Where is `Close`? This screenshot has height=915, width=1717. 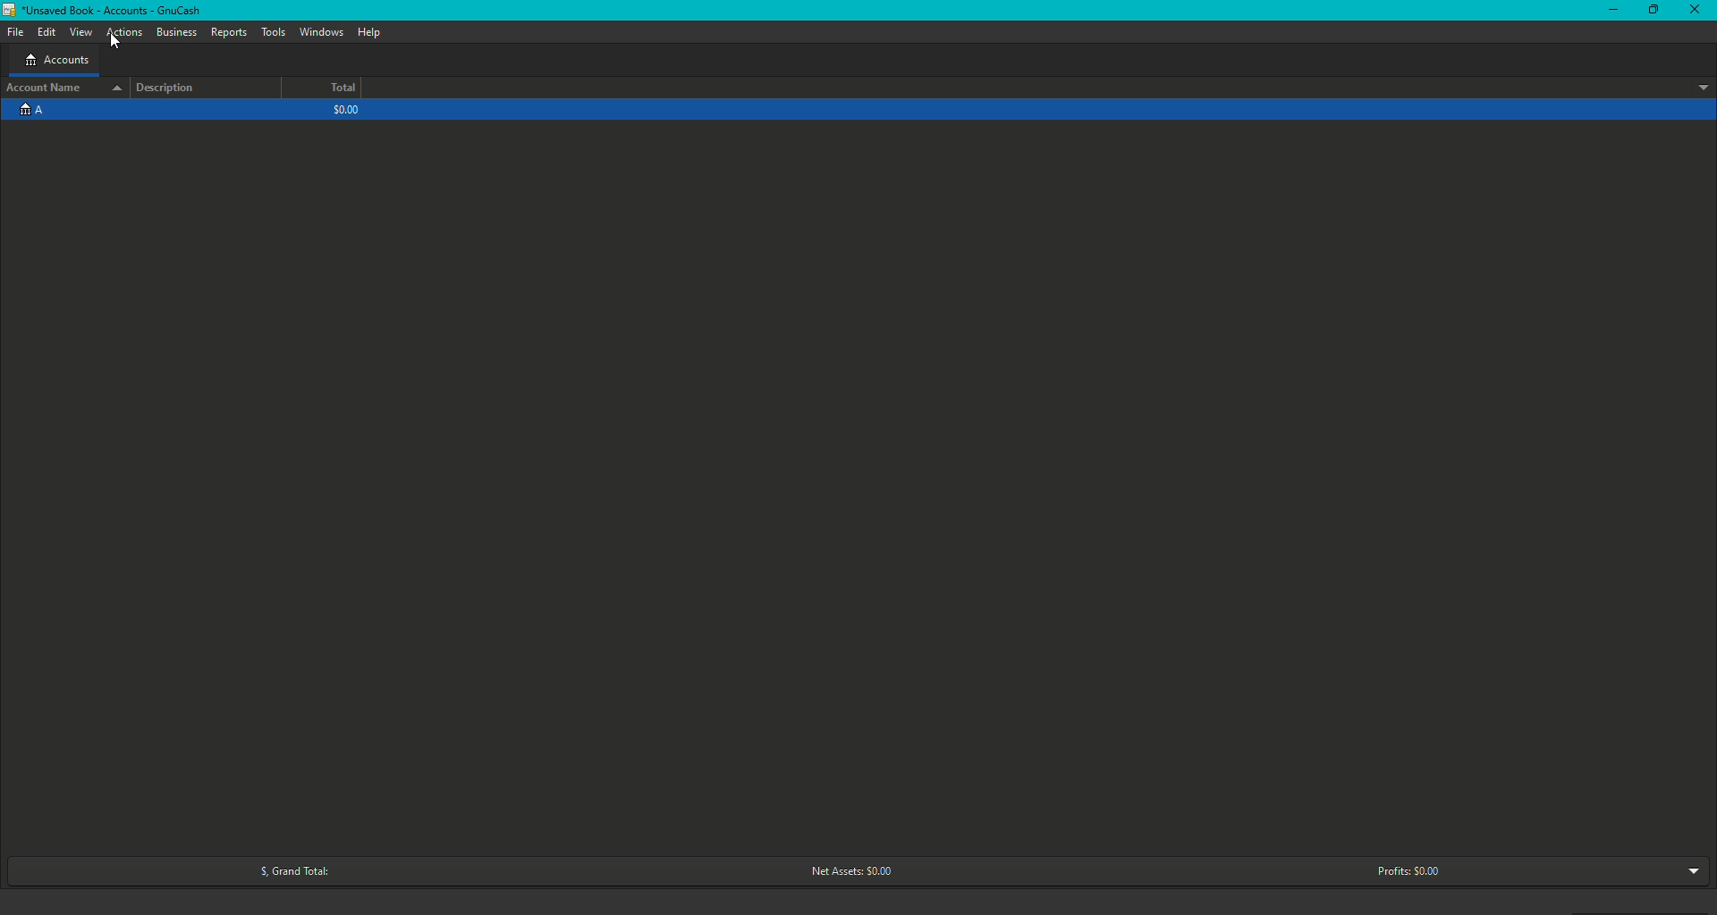 Close is located at coordinates (1697, 10).